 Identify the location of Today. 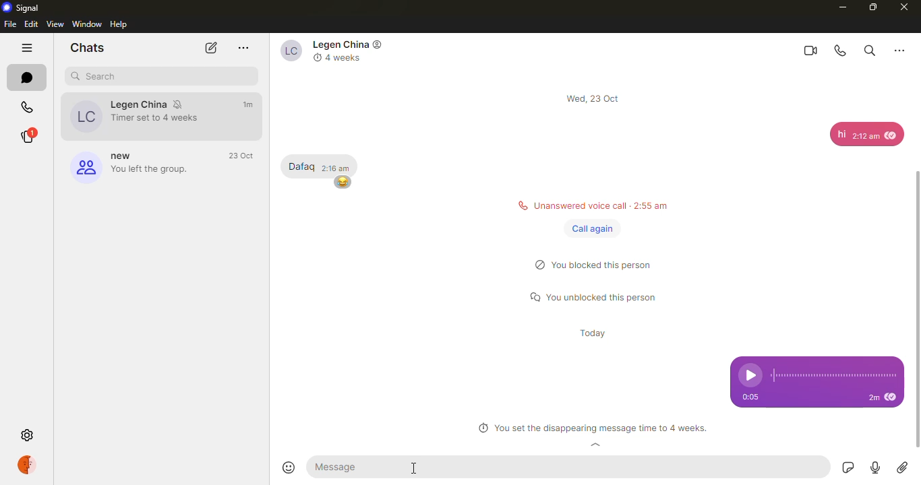
(595, 335).